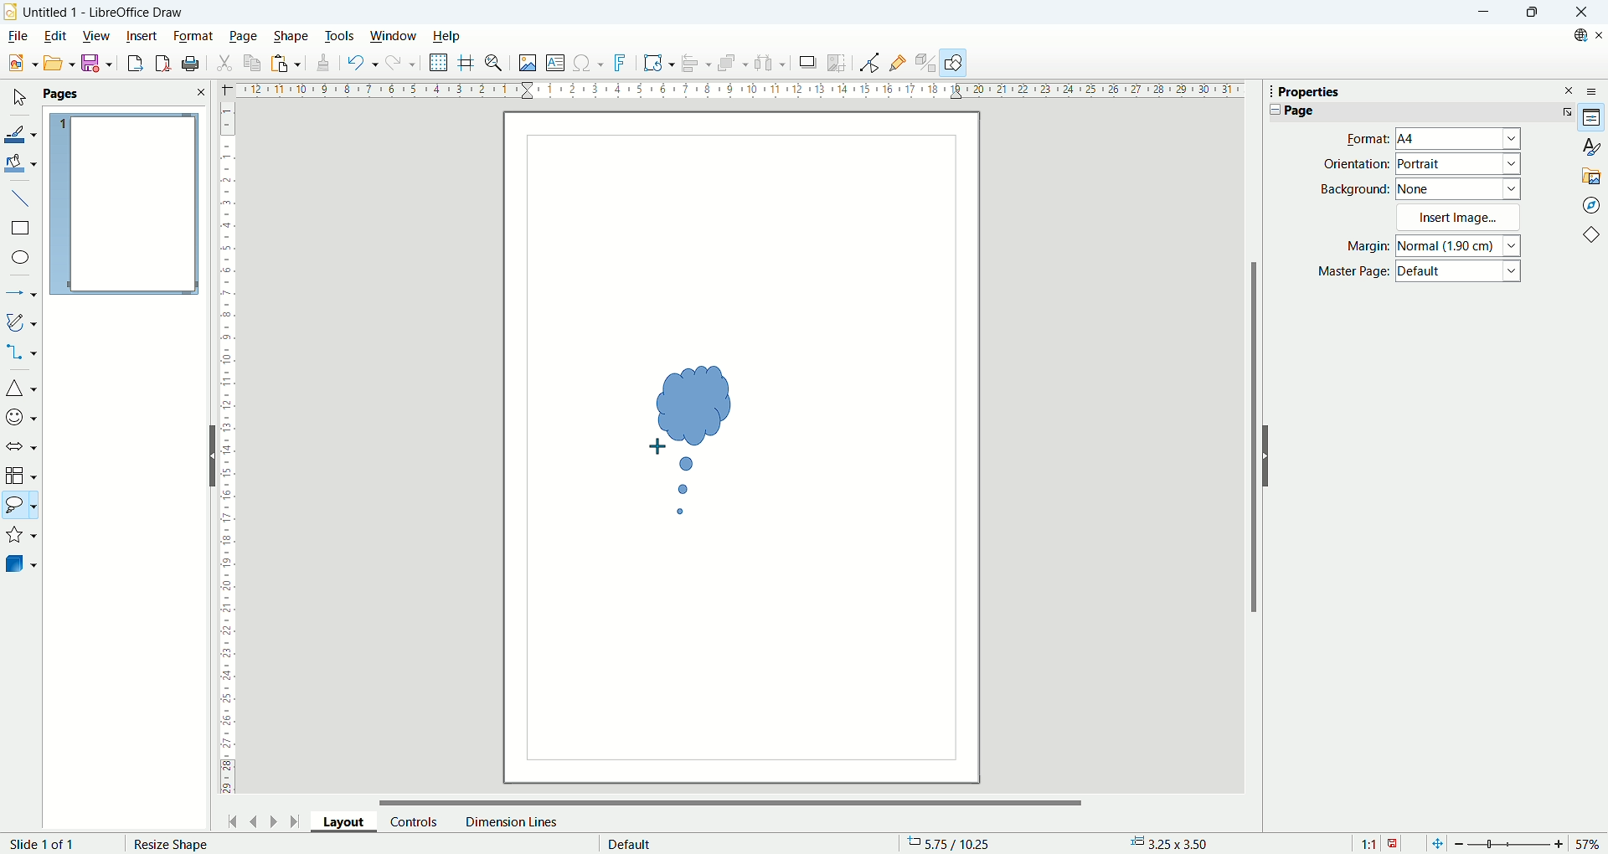 The height and width of the screenshot is (854, 1608). What do you see at coordinates (1460, 140) in the screenshot?
I see `A4` at bounding box center [1460, 140].